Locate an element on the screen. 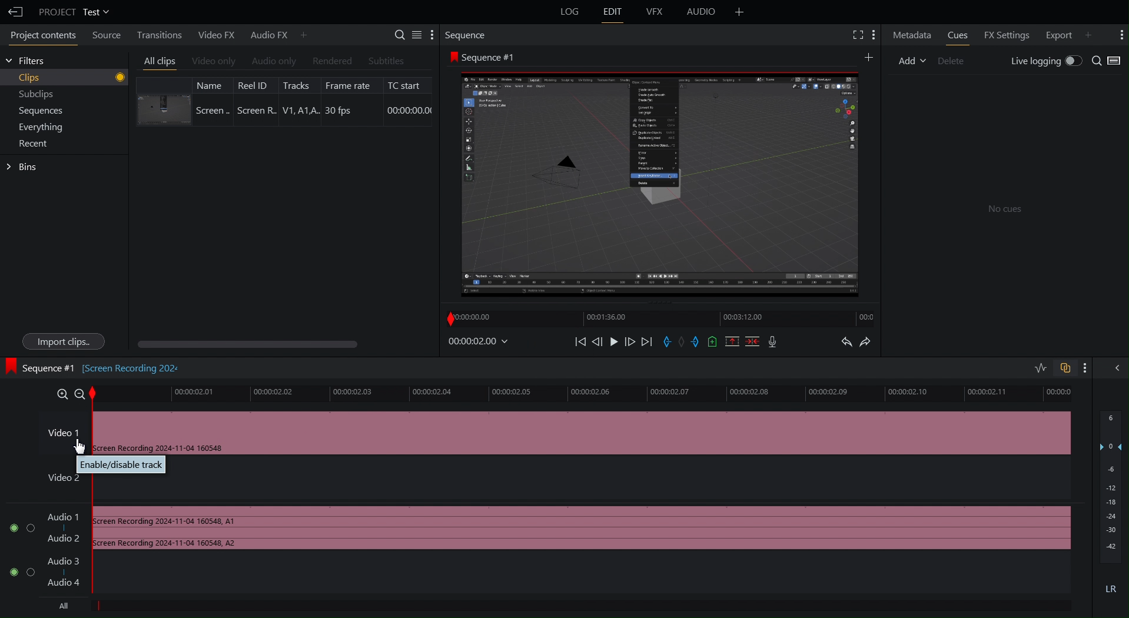 The image size is (1129, 618). Metadata is located at coordinates (911, 35).